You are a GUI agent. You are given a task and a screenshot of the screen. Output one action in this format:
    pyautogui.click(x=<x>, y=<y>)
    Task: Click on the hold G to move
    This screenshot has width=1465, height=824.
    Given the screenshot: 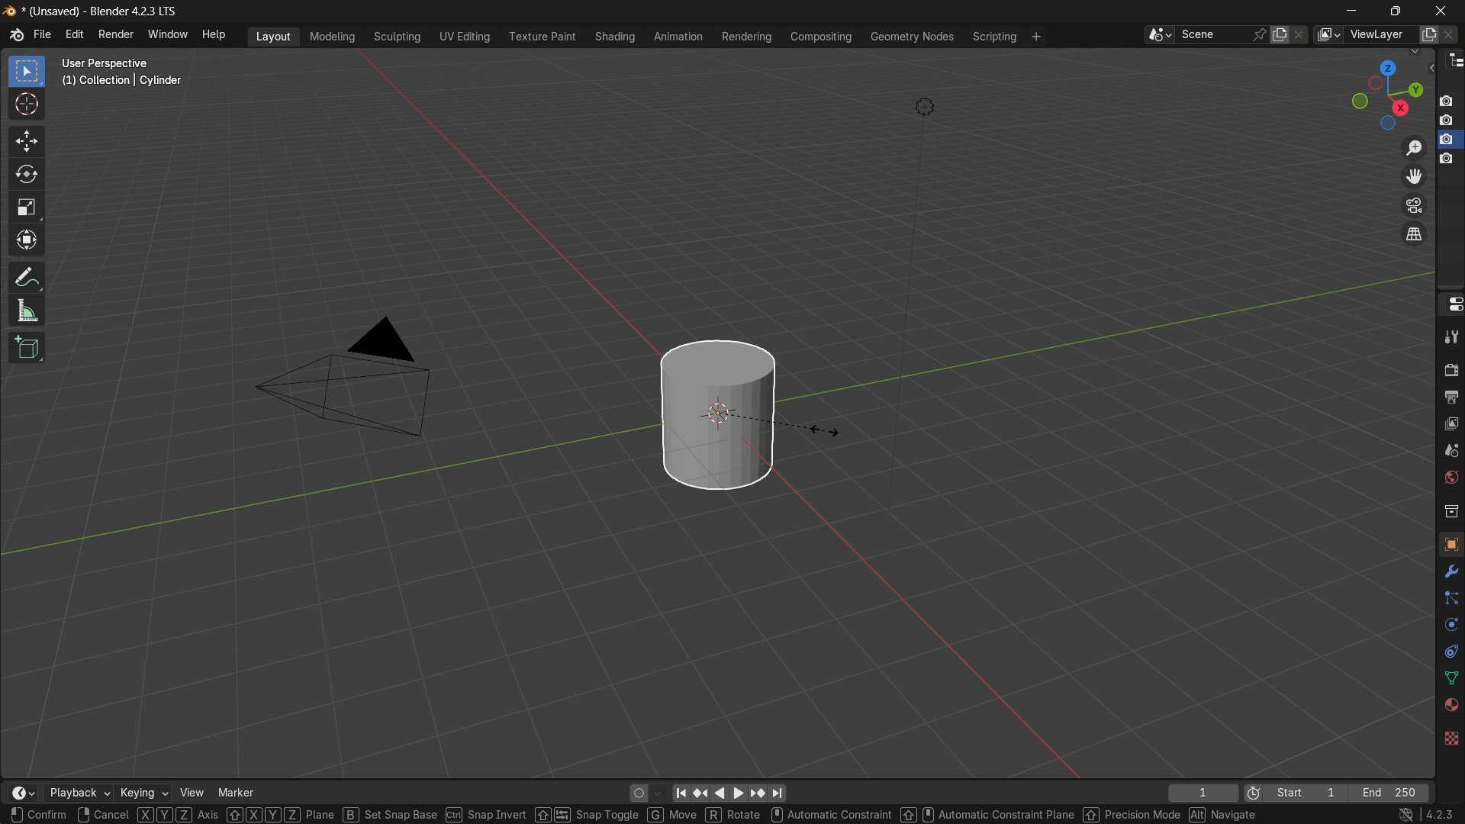 What is the action you would take?
    pyautogui.click(x=673, y=815)
    